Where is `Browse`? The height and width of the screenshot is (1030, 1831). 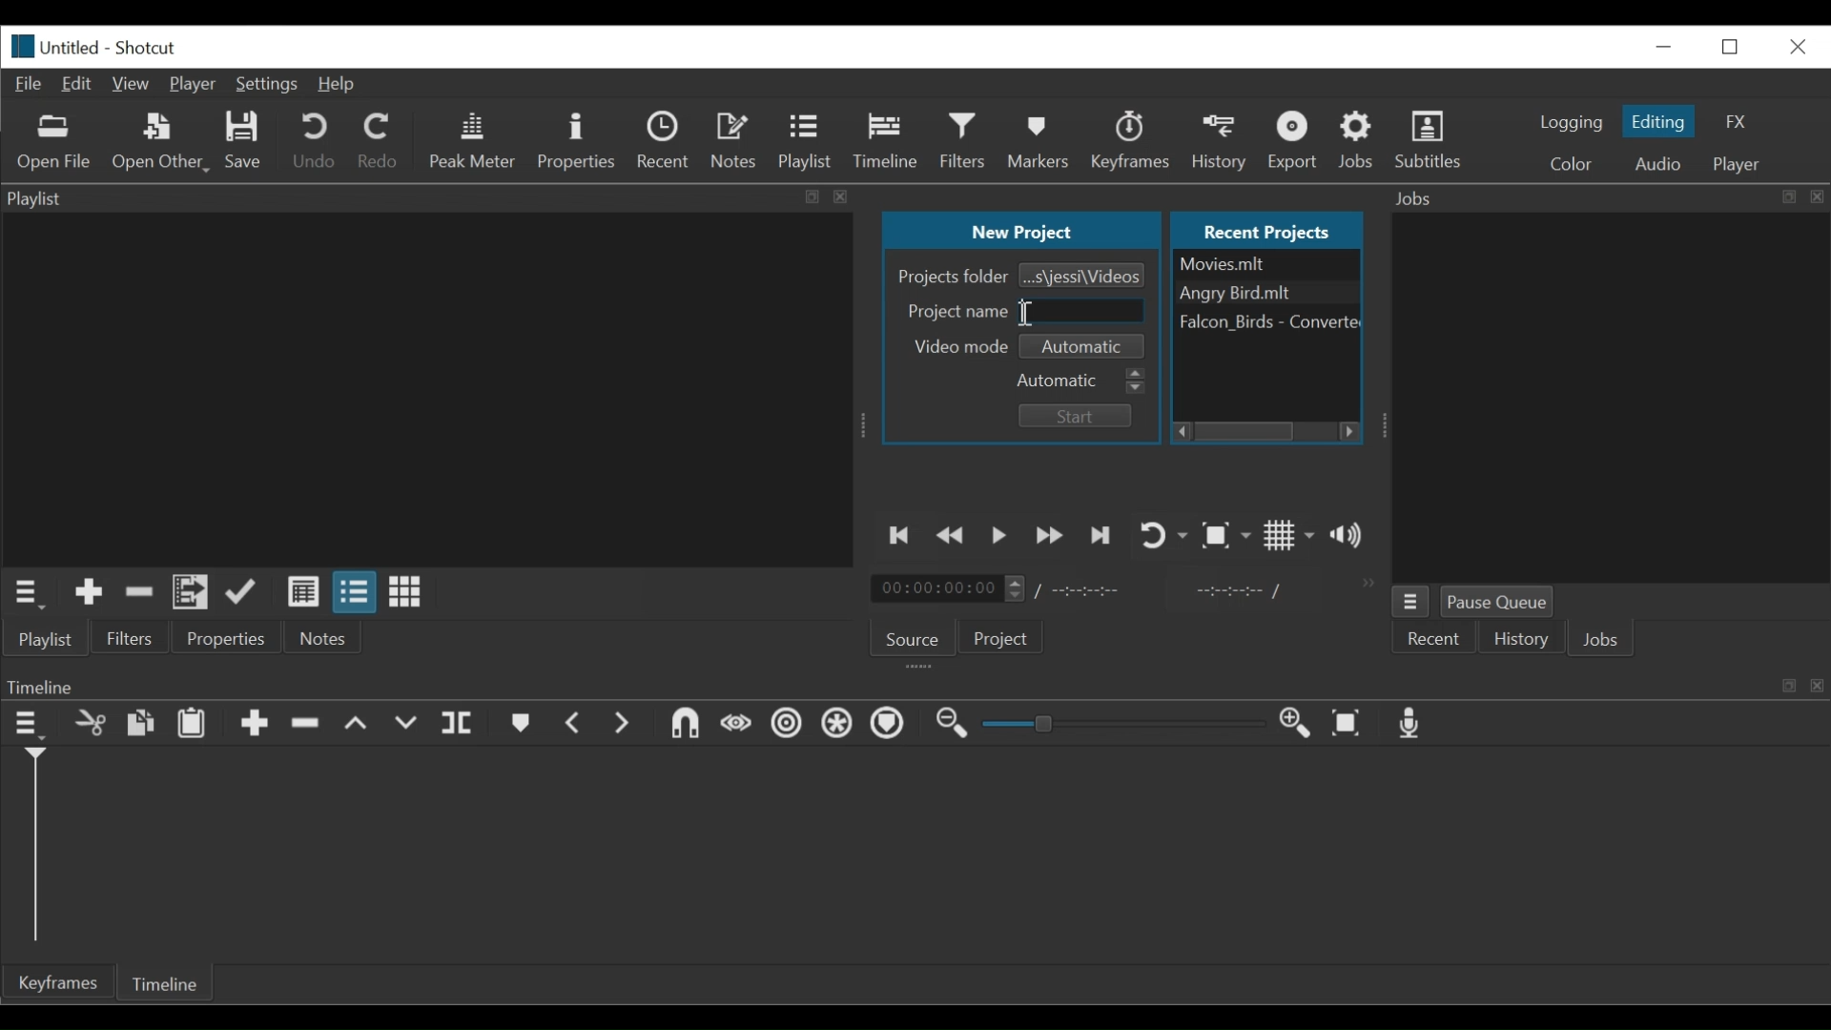
Browse is located at coordinates (1083, 276).